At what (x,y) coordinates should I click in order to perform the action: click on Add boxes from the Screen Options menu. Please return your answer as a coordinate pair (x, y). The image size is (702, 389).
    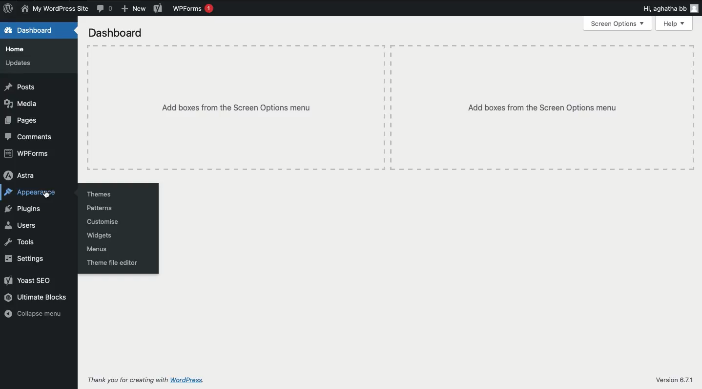
    Looking at the image, I should click on (235, 108).